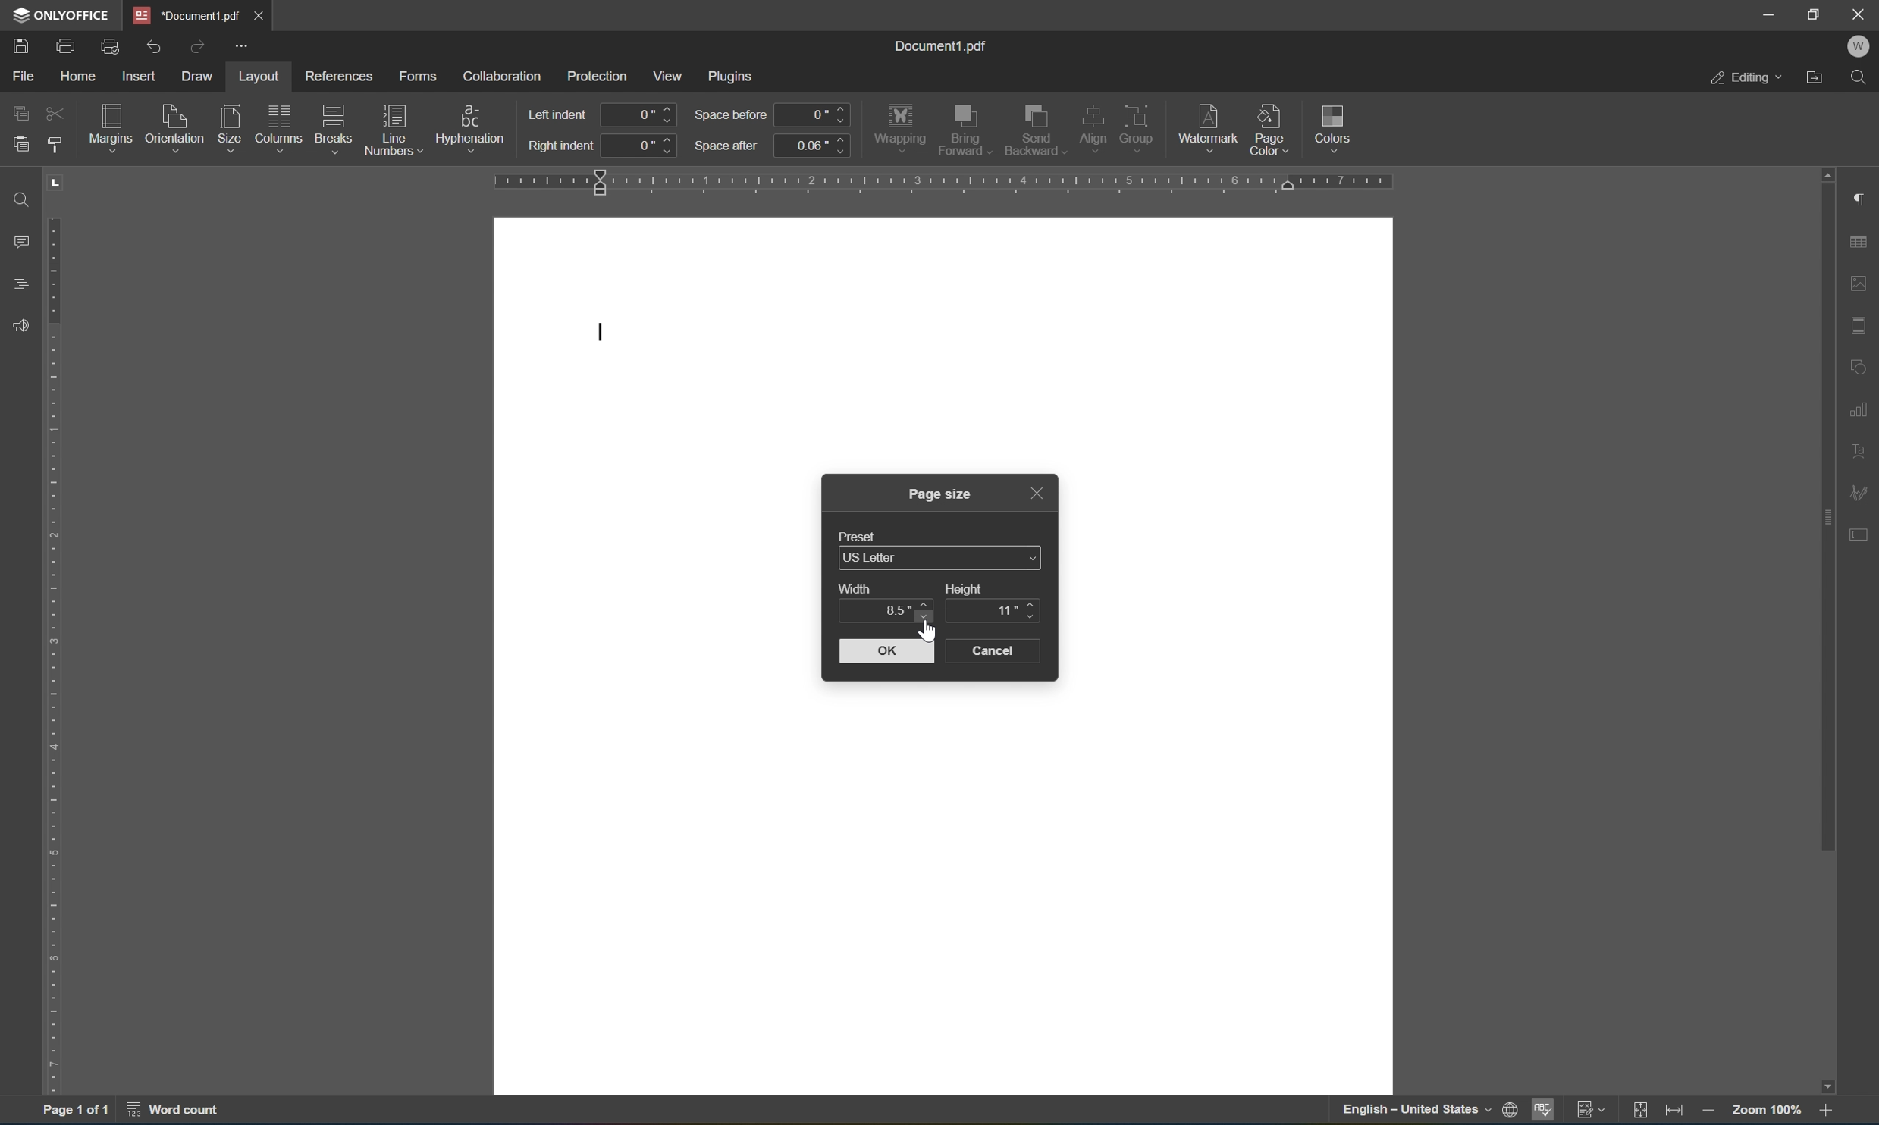 This screenshot has height=1125, width=1879. I want to click on 11, so click(1006, 610).